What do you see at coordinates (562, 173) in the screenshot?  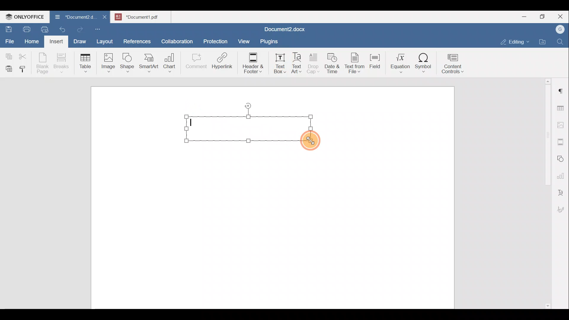 I see `Chart settings` at bounding box center [562, 173].